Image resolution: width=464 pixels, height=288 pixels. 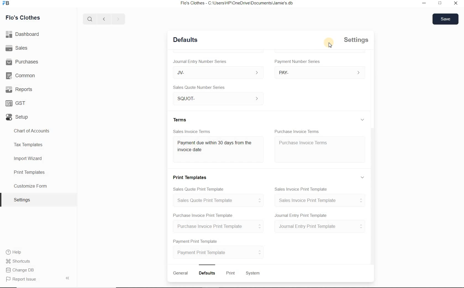 What do you see at coordinates (219, 149) in the screenshot?
I see `Sales Invoice Terms` at bounding box center [219, 149].